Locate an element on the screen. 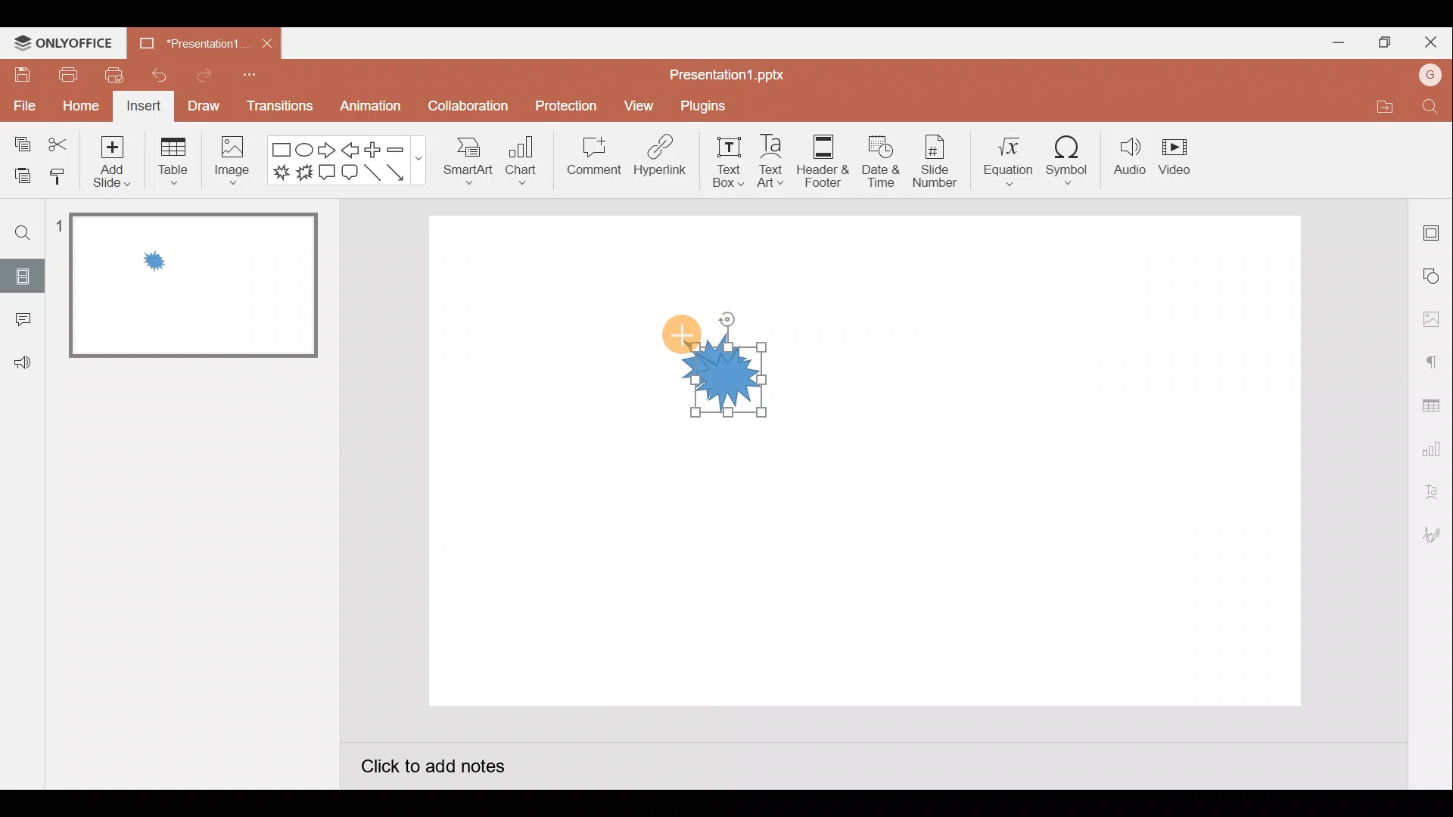  Video is located at coordinates (1182, 160).